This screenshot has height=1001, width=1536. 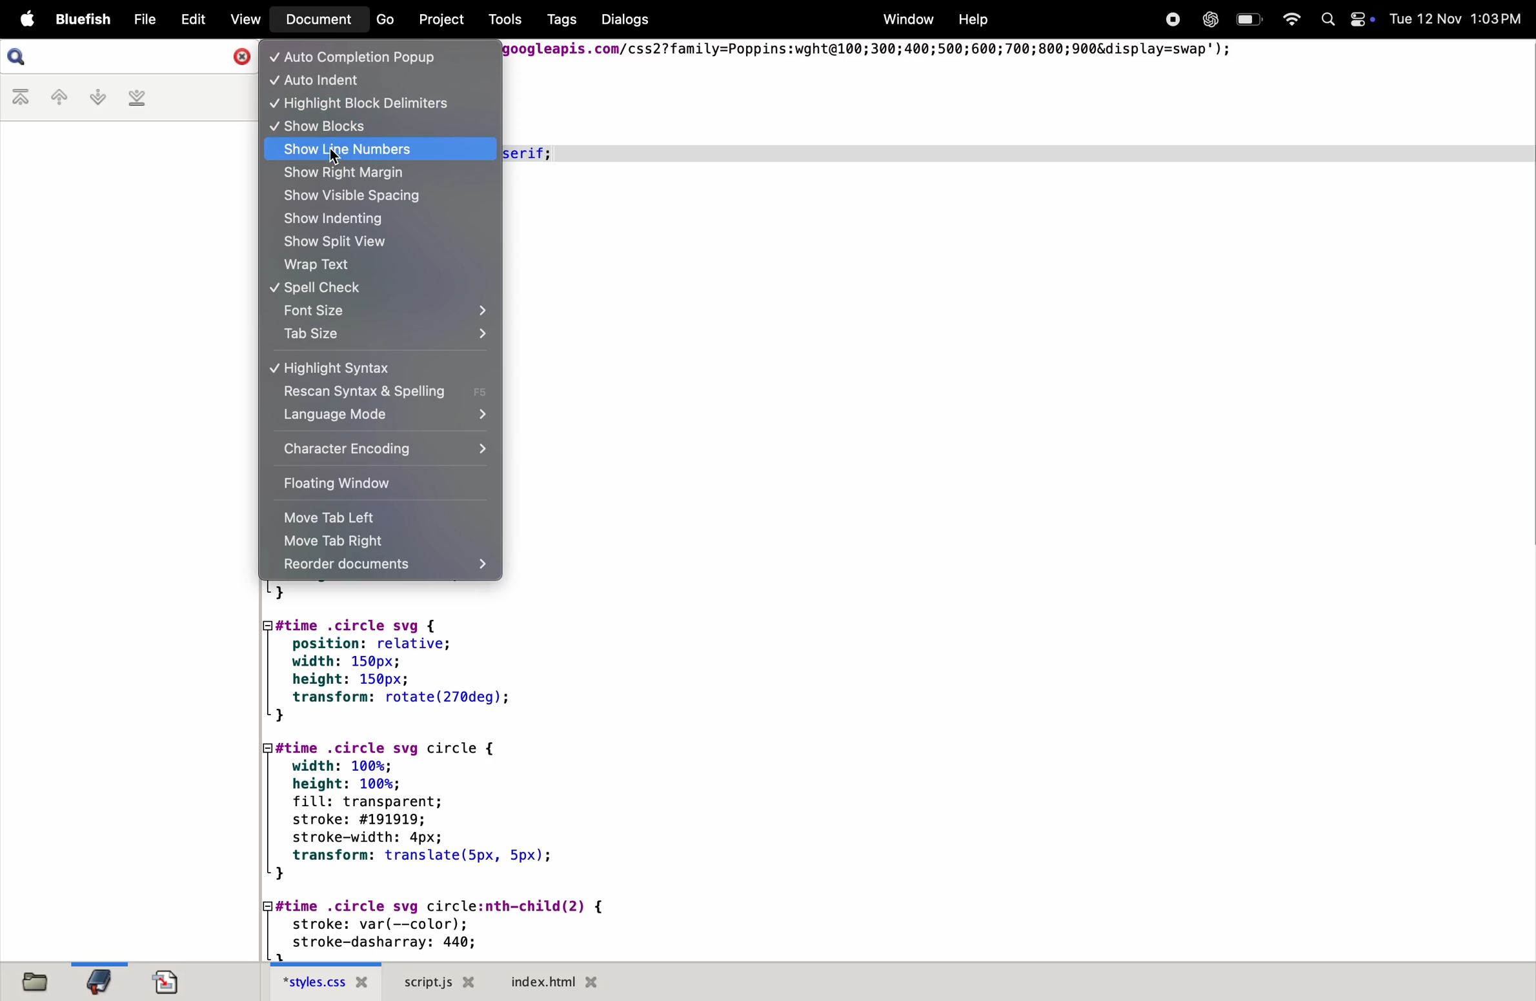 I want to click on index.html, so click(x=564, y=982).